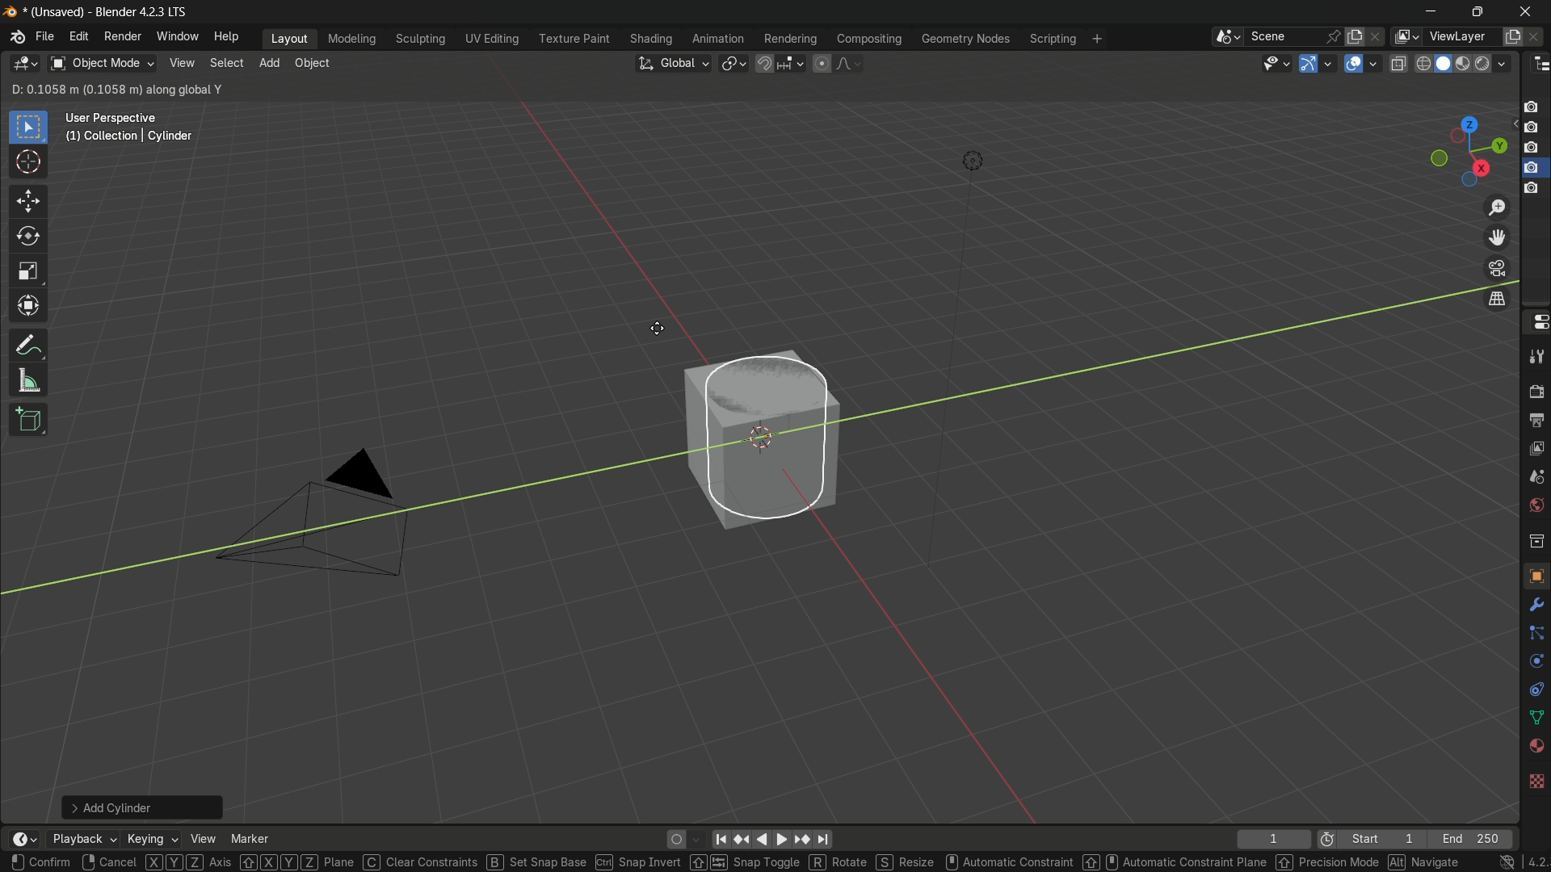  I want to click on object menu, so click(314, 64).